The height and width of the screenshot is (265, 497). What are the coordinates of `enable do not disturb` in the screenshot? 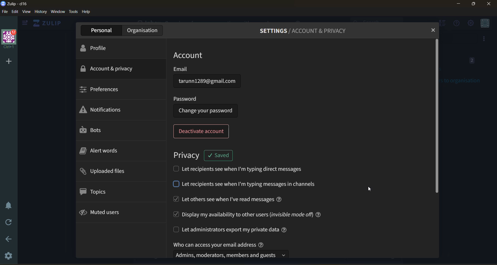 It's located at (9, 205).